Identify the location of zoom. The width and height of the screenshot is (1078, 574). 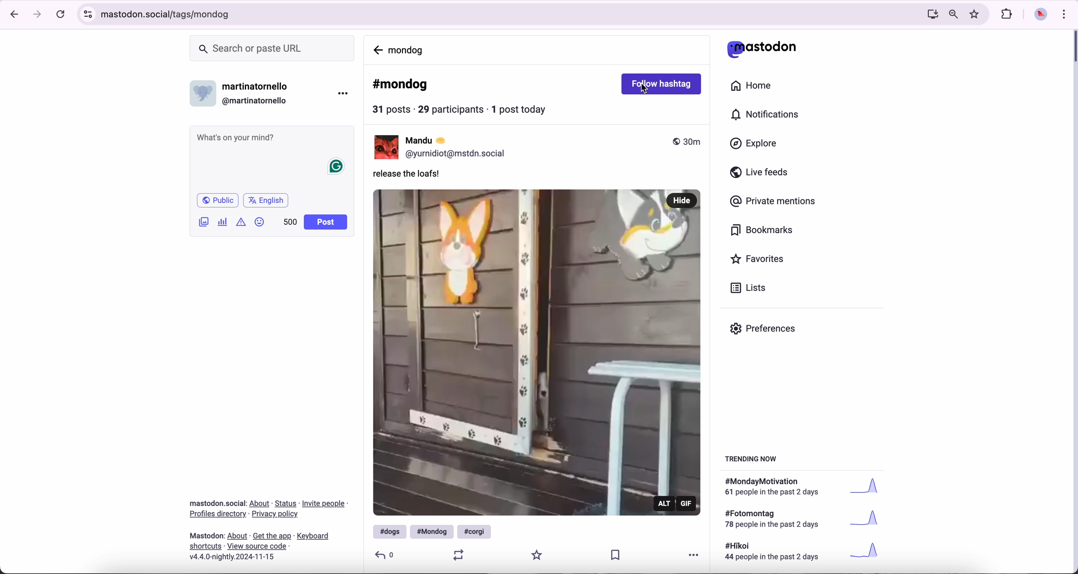
(953, 15).